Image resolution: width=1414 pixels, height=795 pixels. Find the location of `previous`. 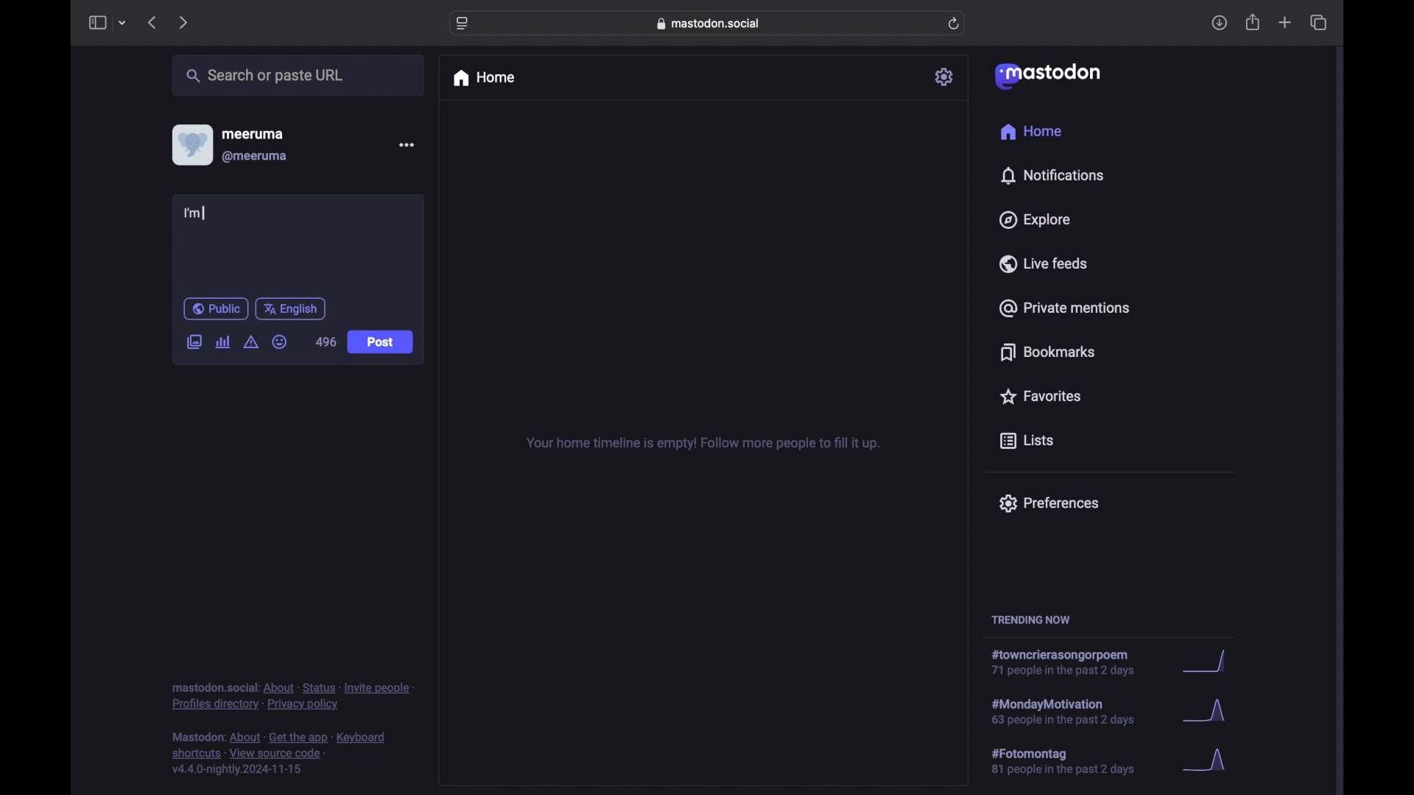

previous is located at coordinates (152, 22).